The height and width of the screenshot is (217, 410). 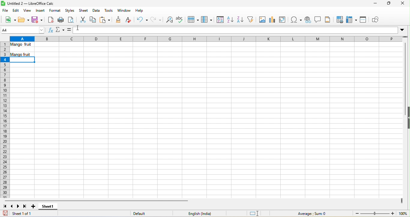 What do you see at coordinates (405, 73) in the screenshot?
I see `vertical scroll bar` at bounding box center [405, 73].